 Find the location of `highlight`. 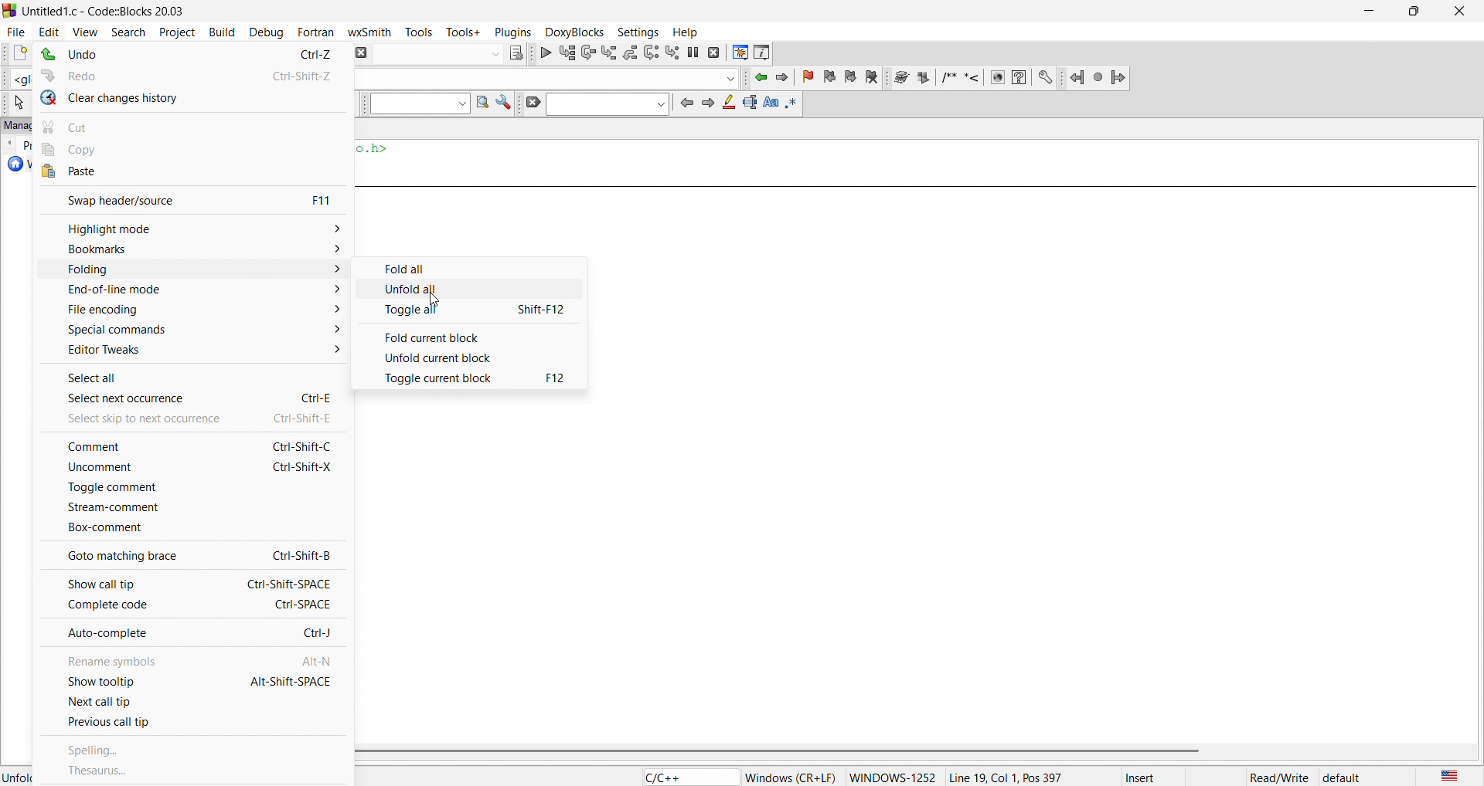

highlight is located at coordinates (727, 104).